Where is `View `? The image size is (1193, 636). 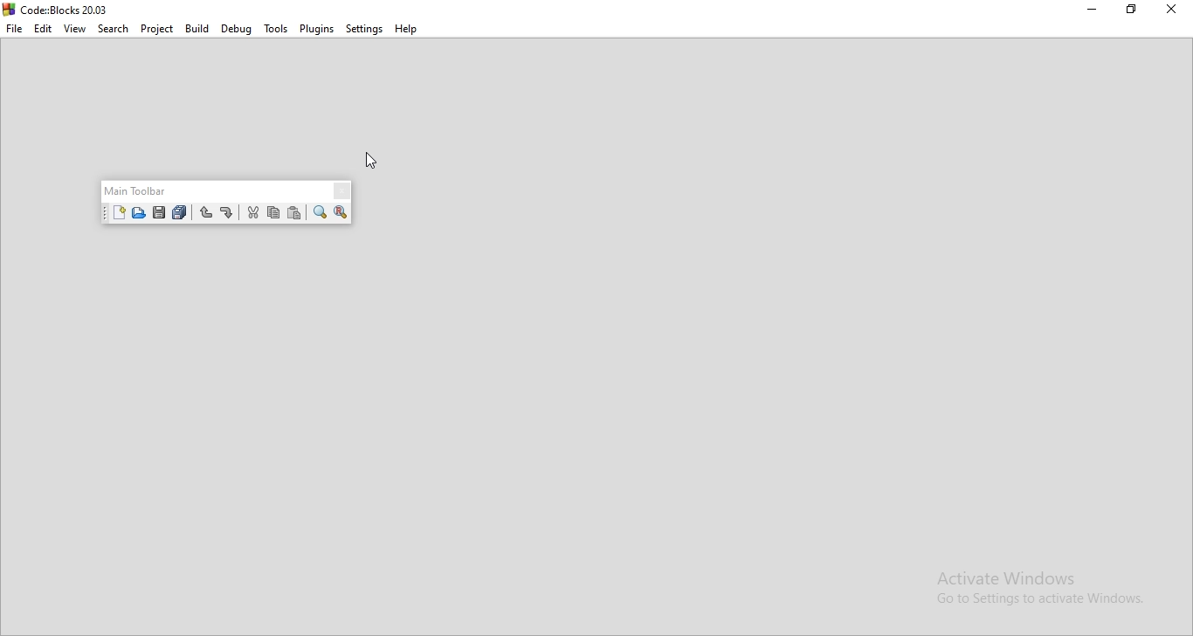 View  is located at coordinates (75, 30).